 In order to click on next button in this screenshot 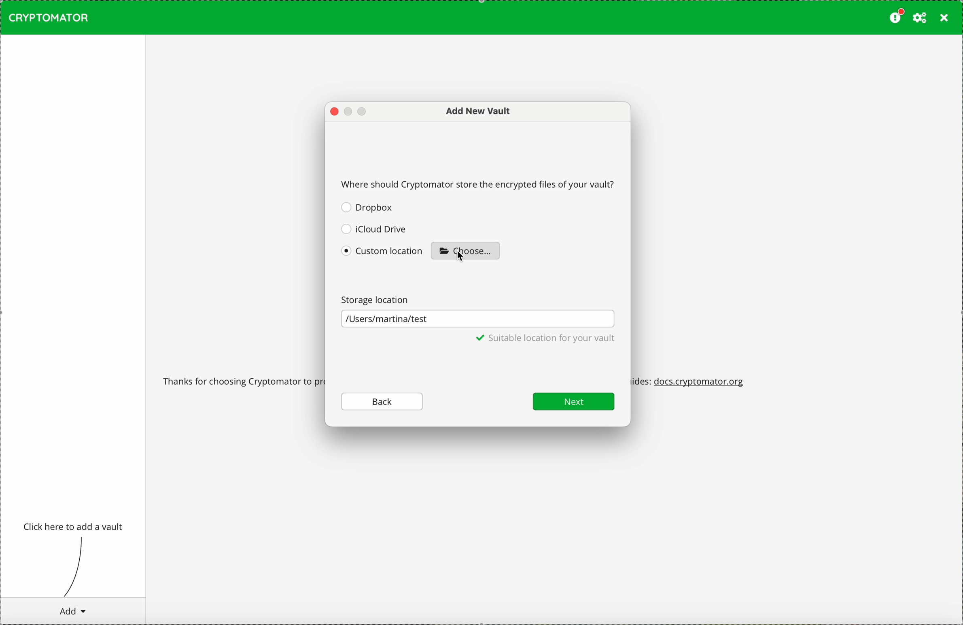, I will do `click(573, 401)`.